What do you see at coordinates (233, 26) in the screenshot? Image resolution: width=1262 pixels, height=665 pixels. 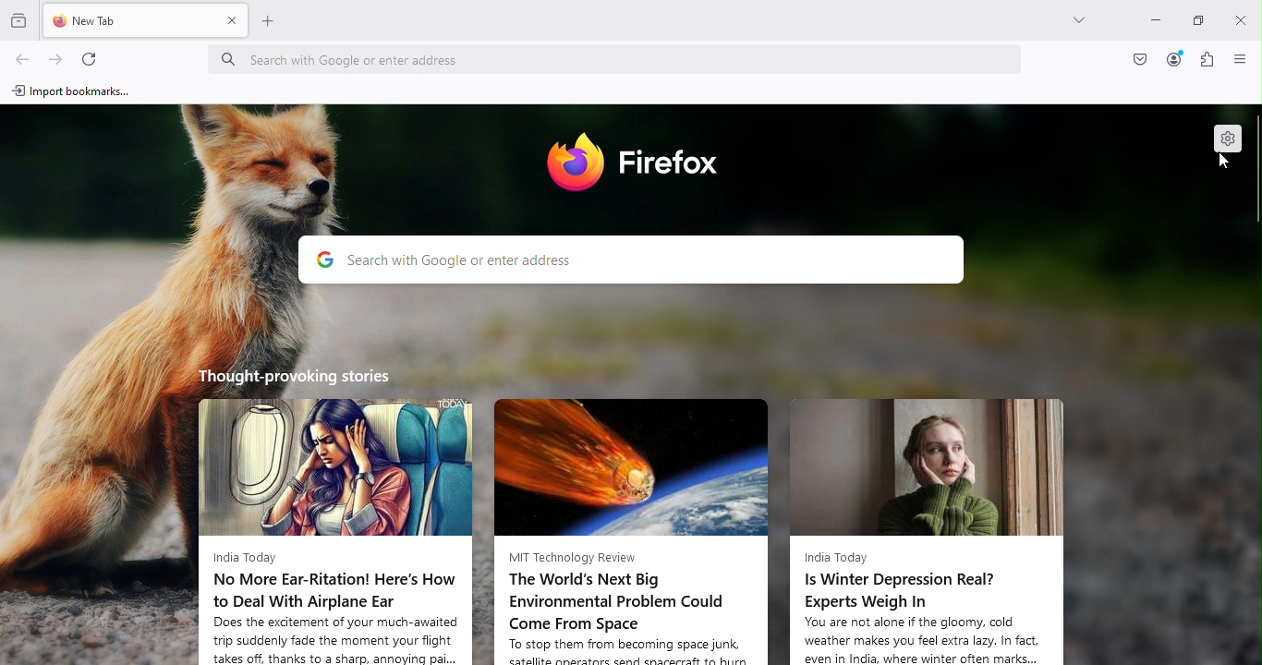 I see `Close tab` at bounding box center [233, 26].